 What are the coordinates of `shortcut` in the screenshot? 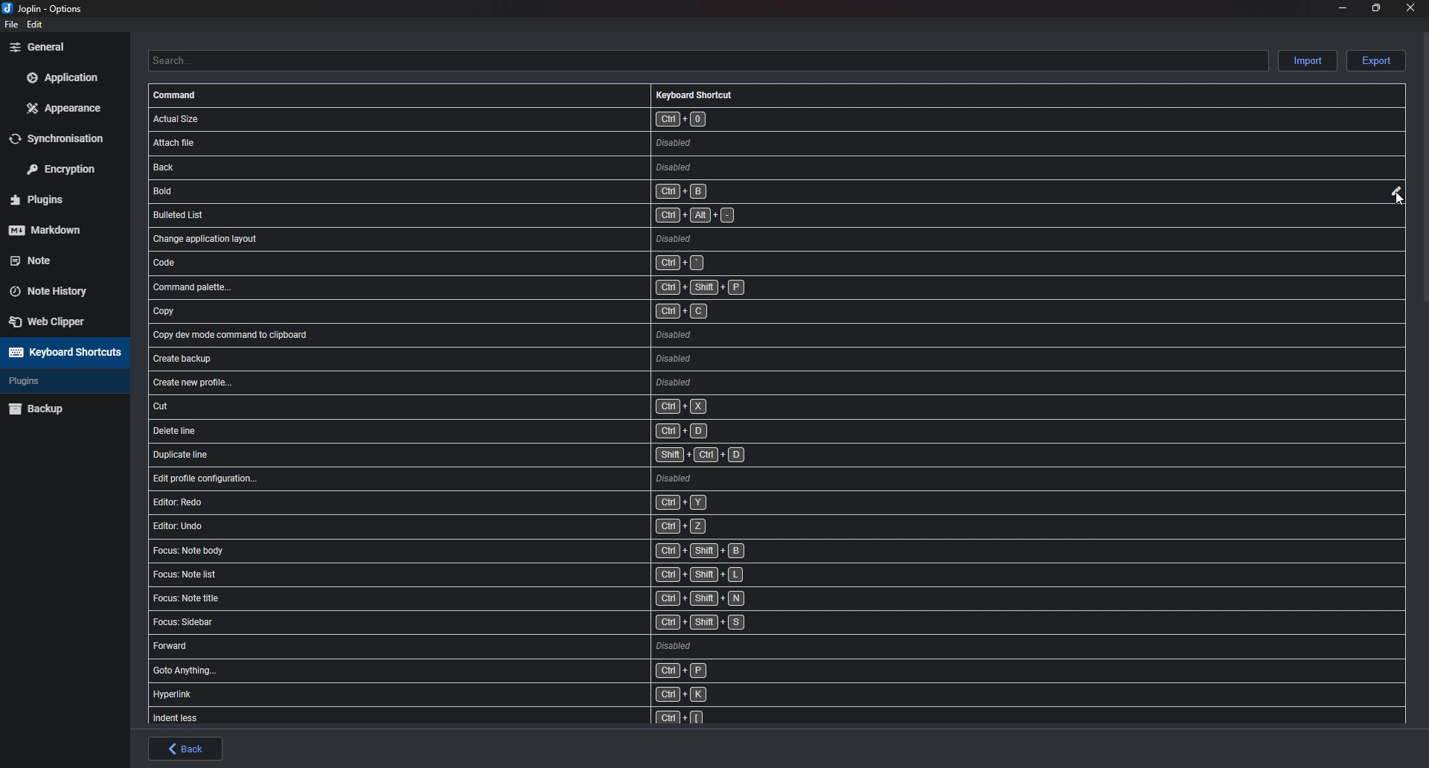 It's located at (487, 599).